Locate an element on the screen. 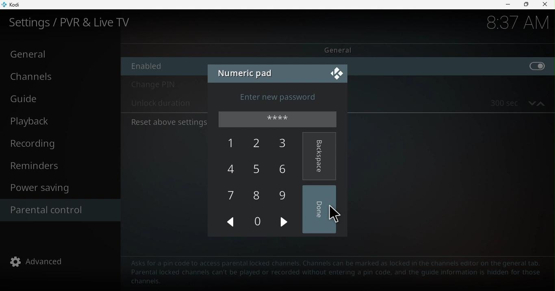  Parental control is located at coordinates (58, 210).